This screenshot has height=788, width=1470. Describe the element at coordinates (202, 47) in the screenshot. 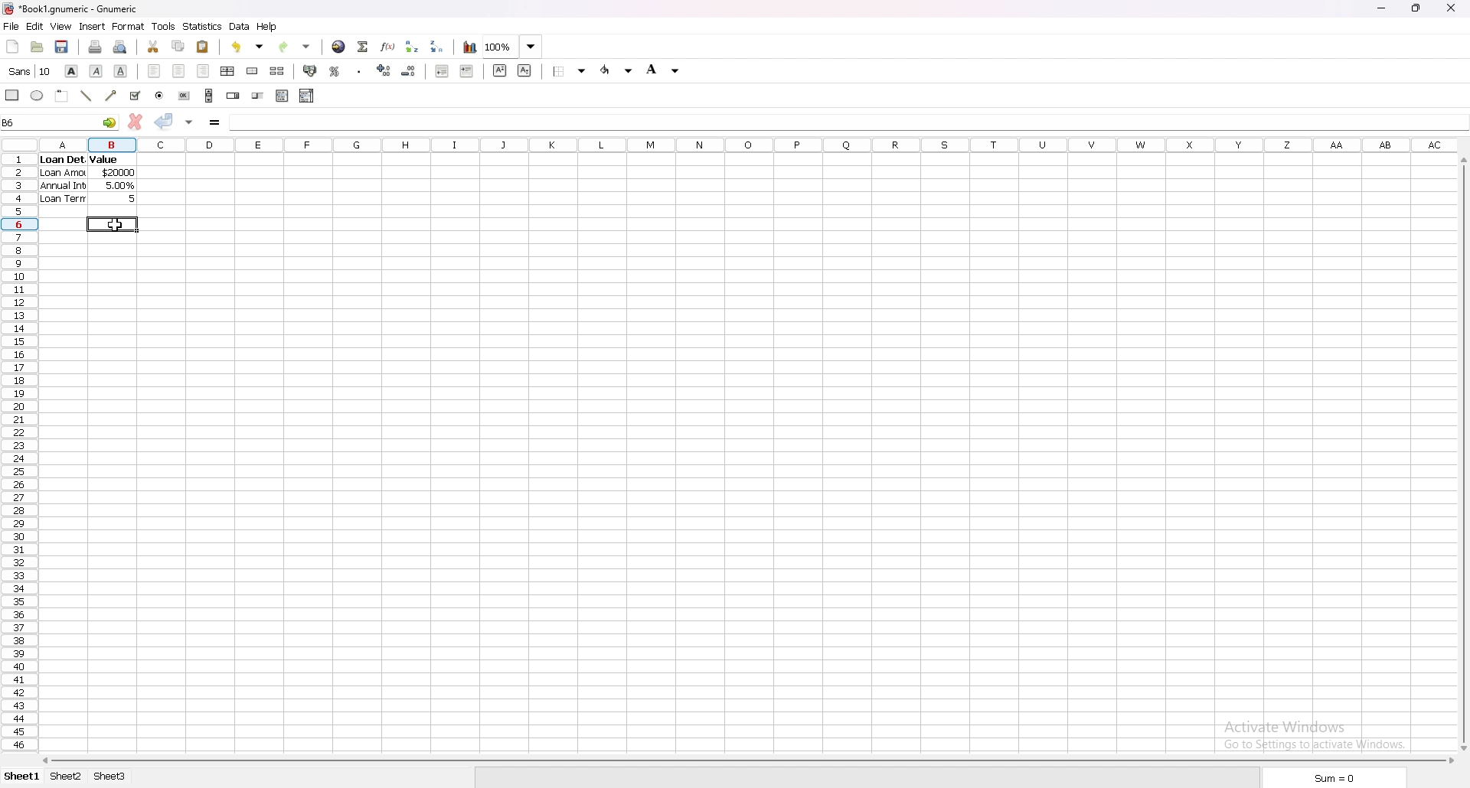

I see `paste` at that location.